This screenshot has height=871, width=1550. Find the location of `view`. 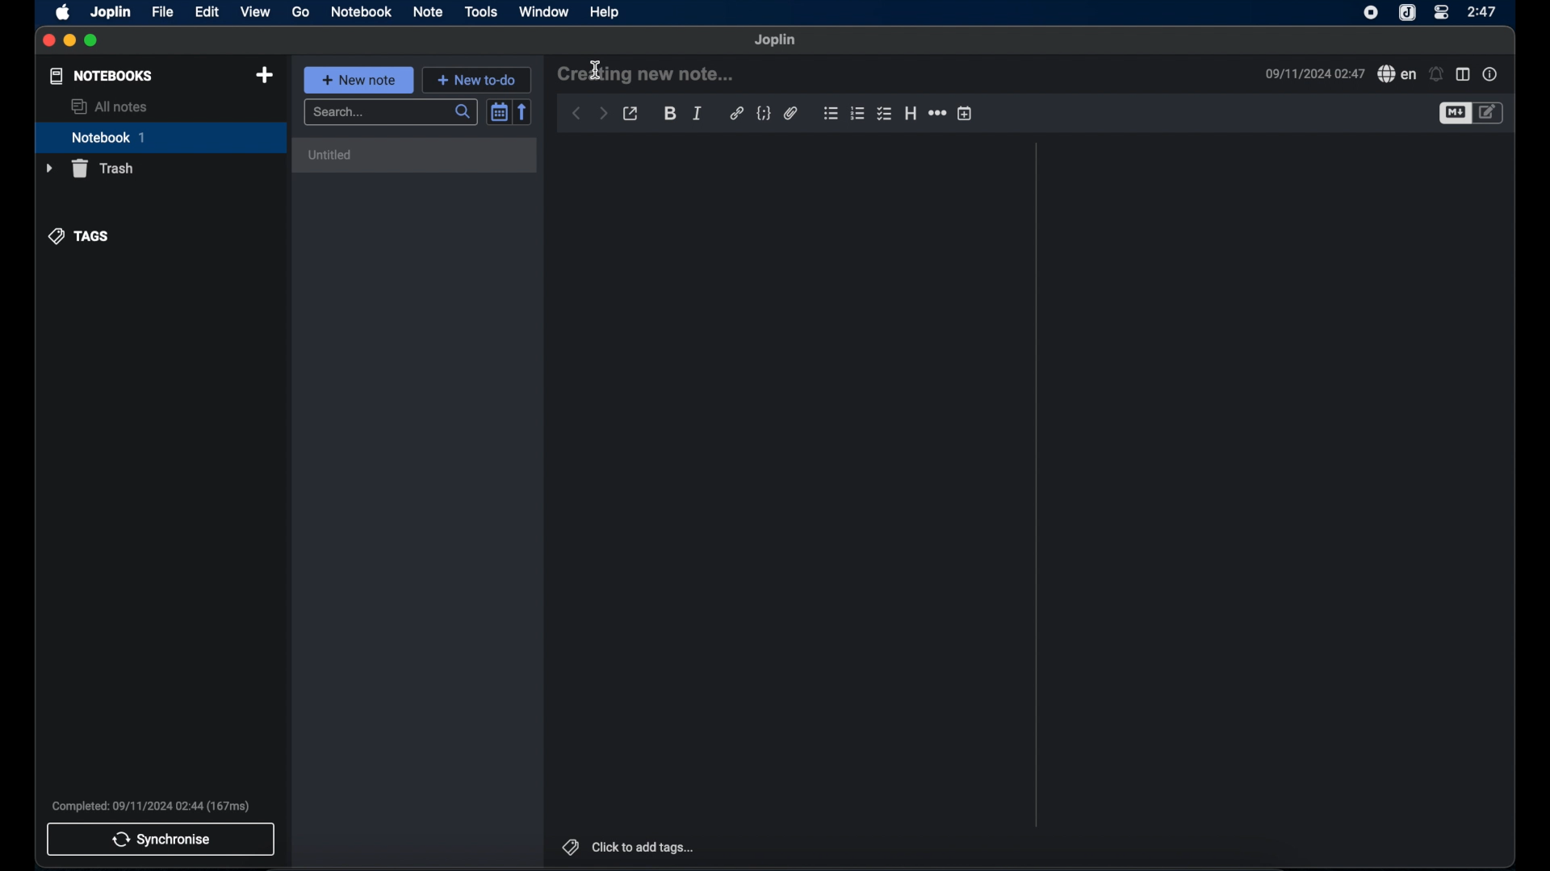

view is located at coordinates (257, 11).